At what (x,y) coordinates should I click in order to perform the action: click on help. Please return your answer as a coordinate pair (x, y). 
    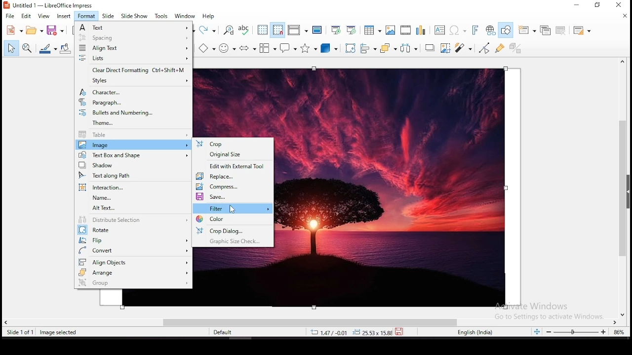
    Looking at the image, I should click on (210, 17).